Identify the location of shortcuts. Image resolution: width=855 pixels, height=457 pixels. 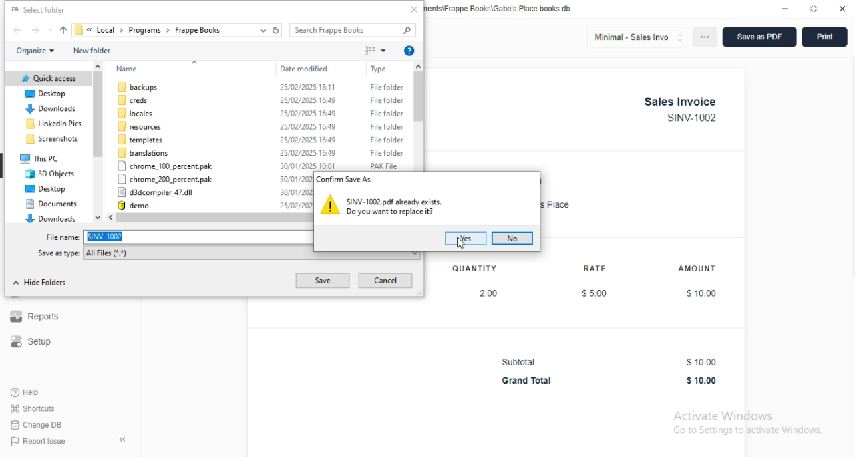
(33, 408).